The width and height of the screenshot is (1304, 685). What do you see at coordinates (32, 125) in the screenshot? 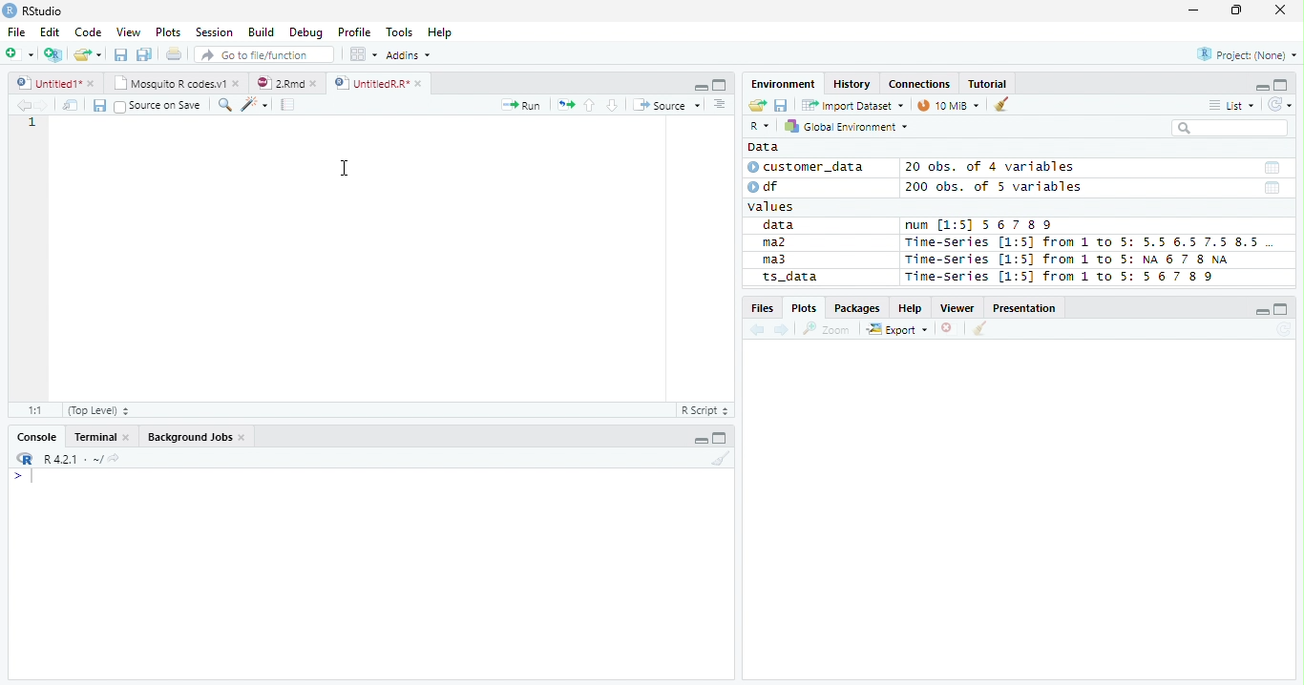
I see `Row Number` at bounding box center [32, 125].